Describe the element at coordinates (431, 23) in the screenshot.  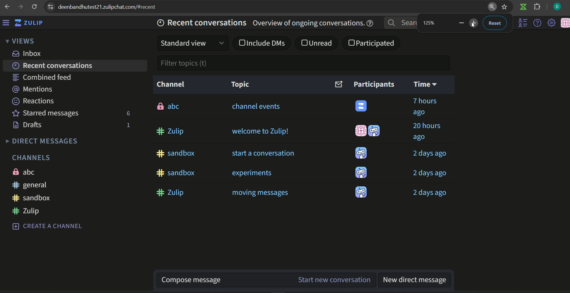
I see `number` at that location.